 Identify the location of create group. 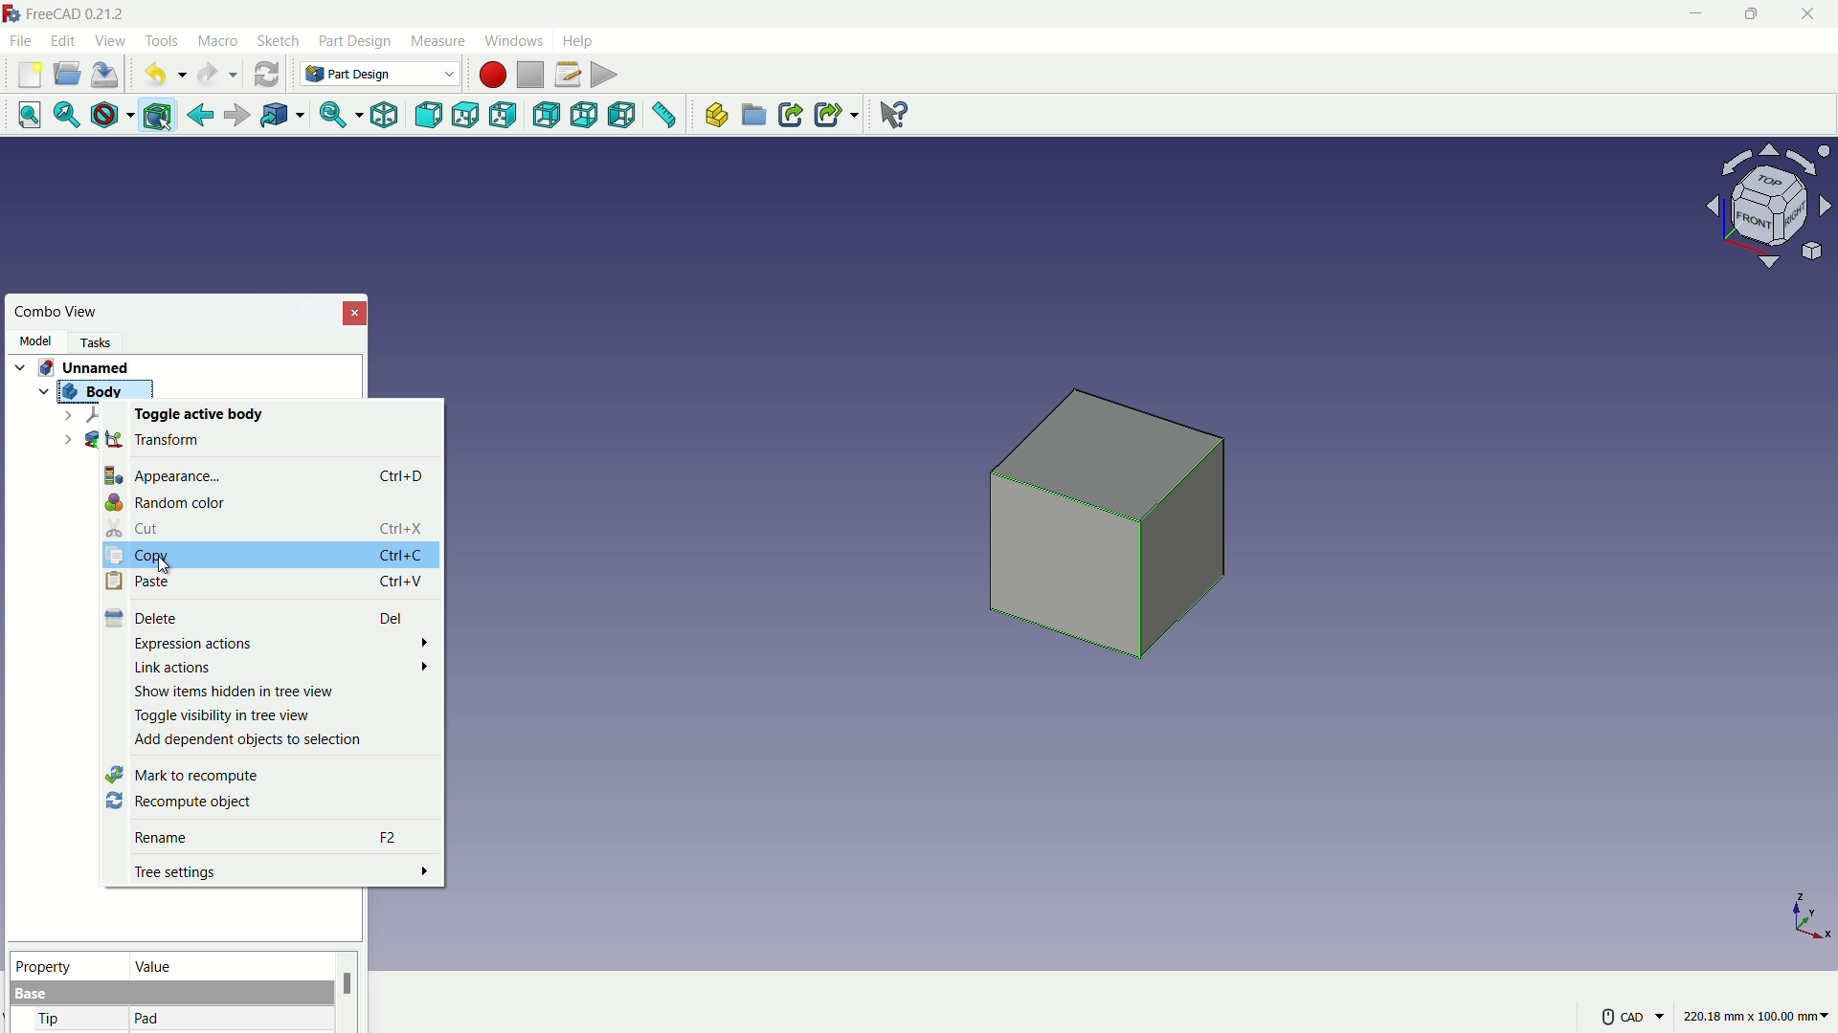
(755, 117).